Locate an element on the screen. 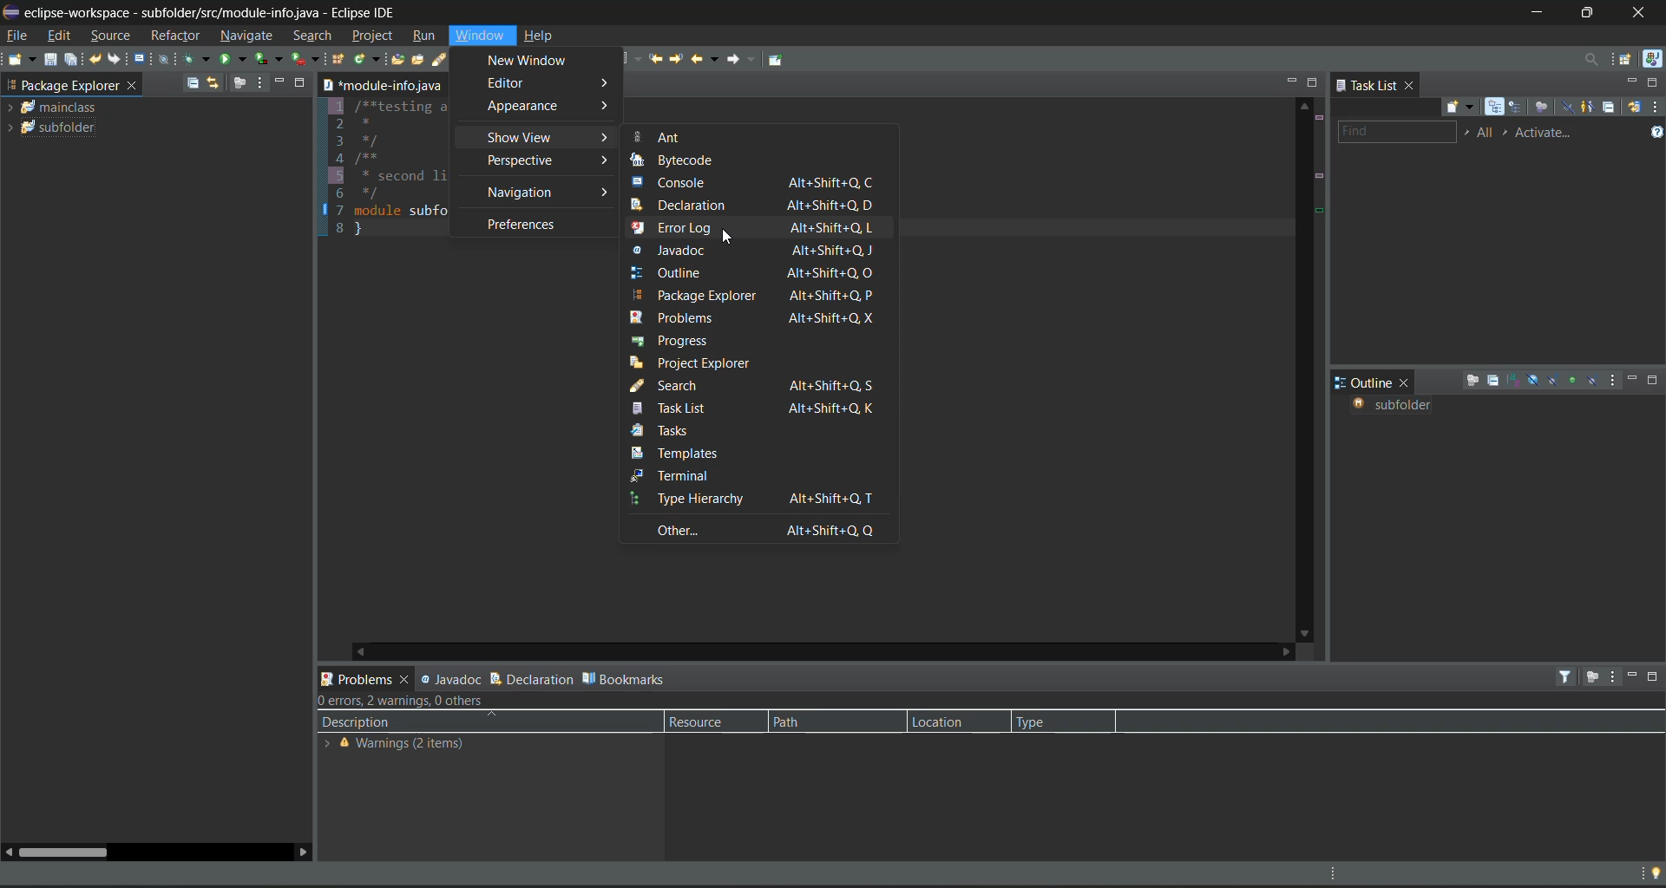 Image resolution: width=1666 pixels, height=888 pixels. problems is located at coordinates (751, 317).